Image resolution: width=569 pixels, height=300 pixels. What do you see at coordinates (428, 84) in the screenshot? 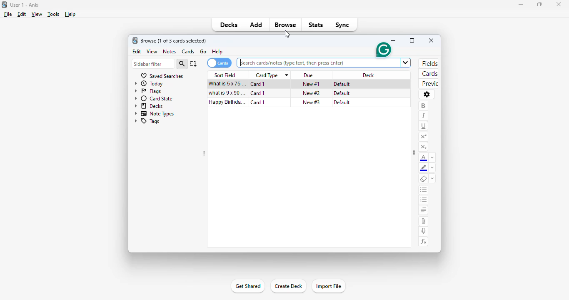
I see `preview` at bounding box center [428, 84].